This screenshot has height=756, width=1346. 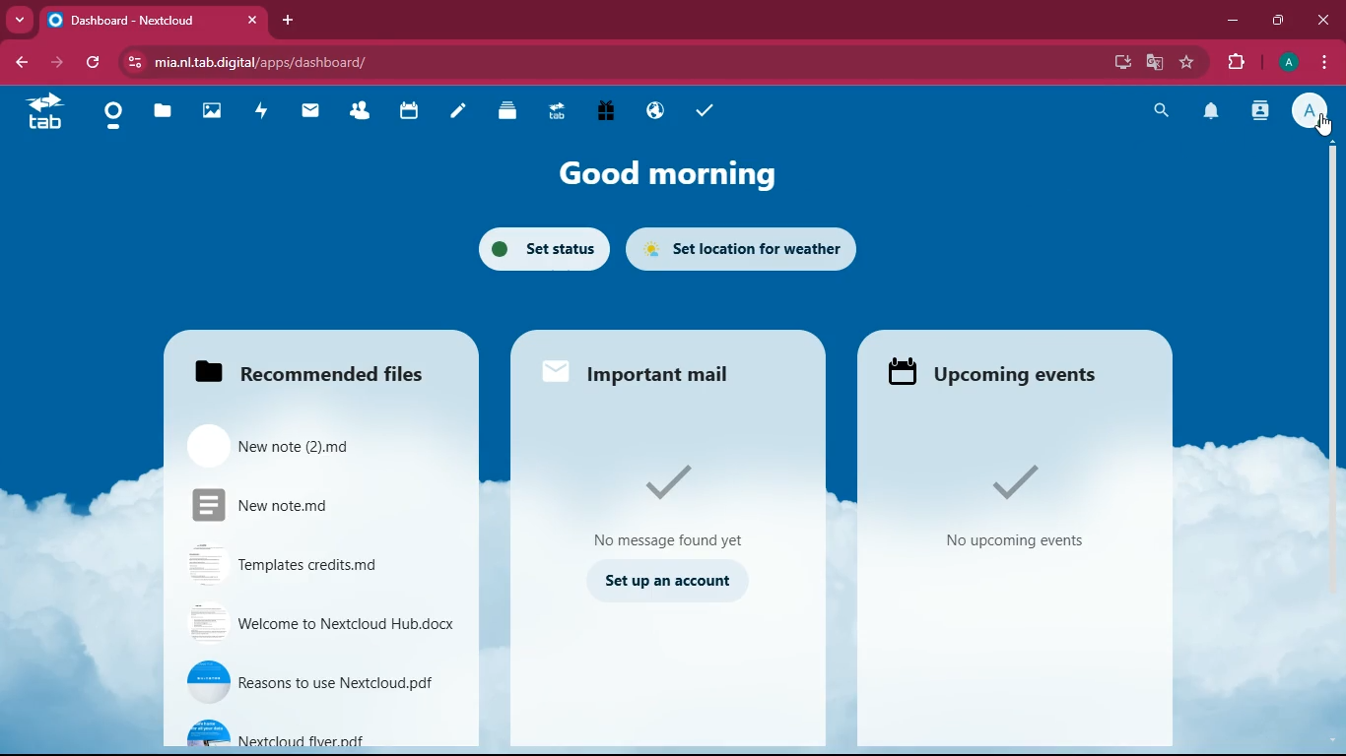 I want to click on Deck, so click(x=504, y=112).